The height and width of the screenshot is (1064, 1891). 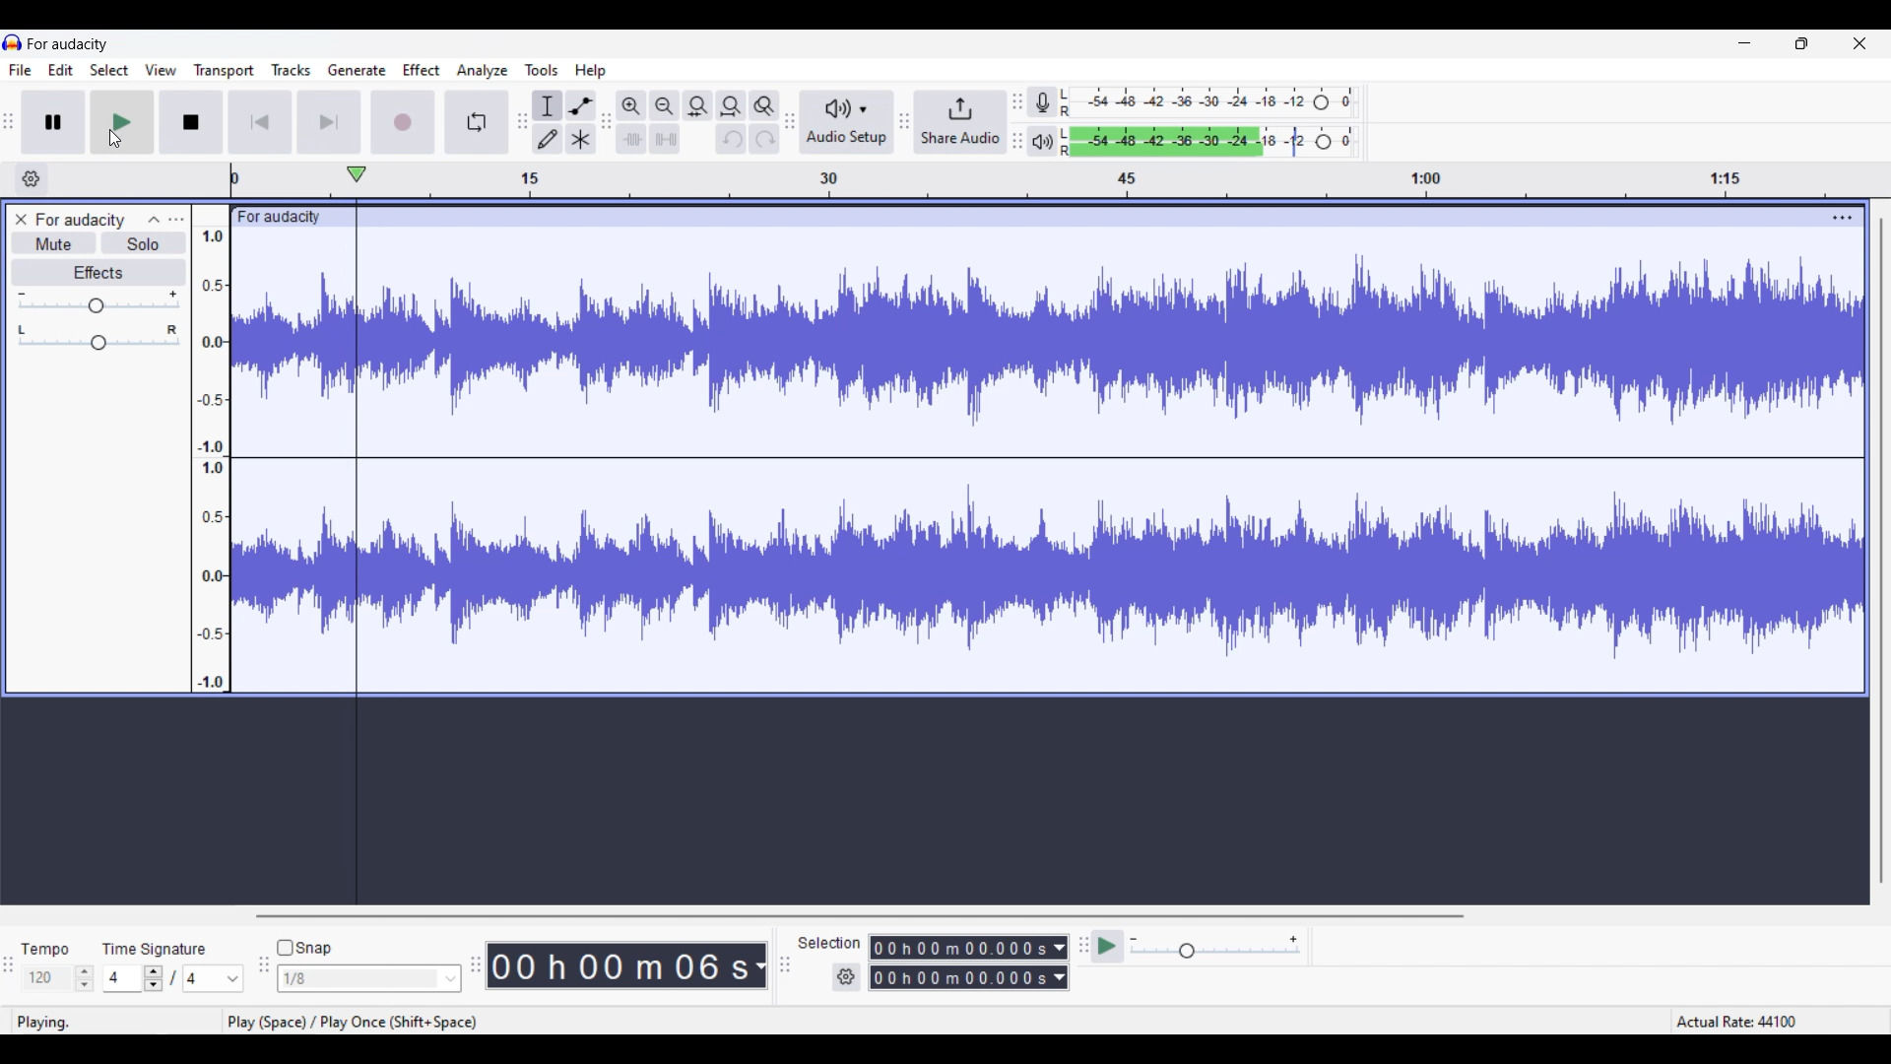 What do you see at coordinates (224, 71) in the screenshot?
I see `Transport menu` at bounding box center [224, 71].